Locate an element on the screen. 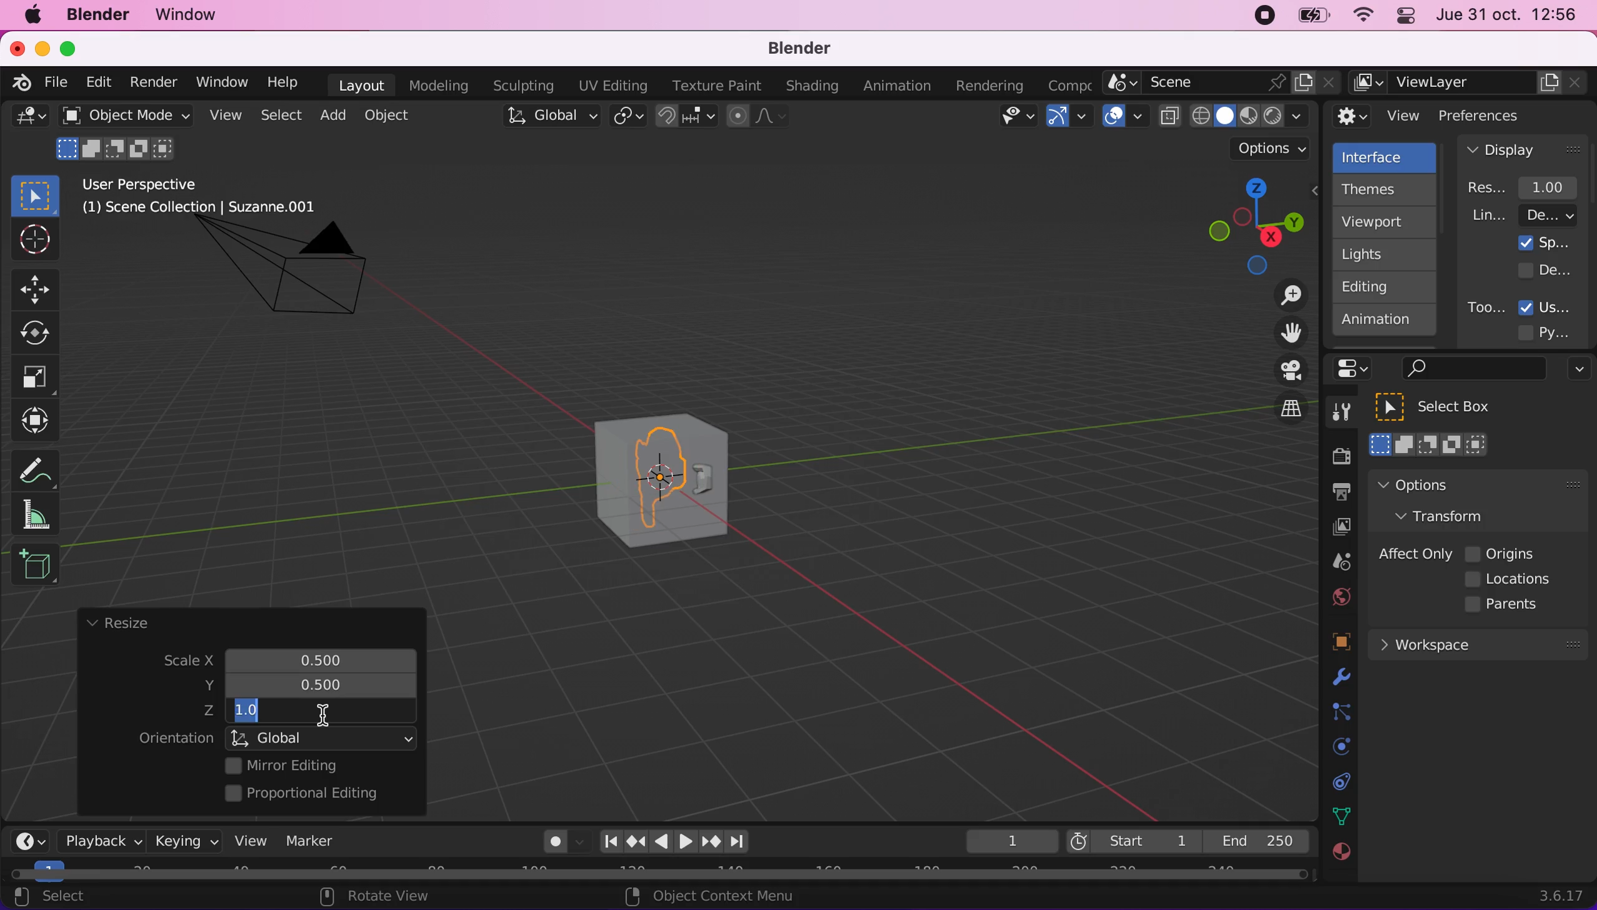 The width and height of the screenshot is (1597, 910).  is located at coordinates (33, 241).